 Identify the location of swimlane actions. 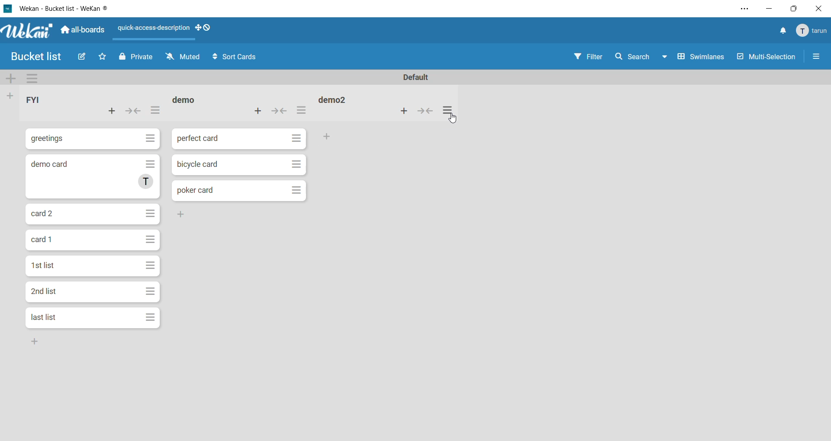
(35, 77).